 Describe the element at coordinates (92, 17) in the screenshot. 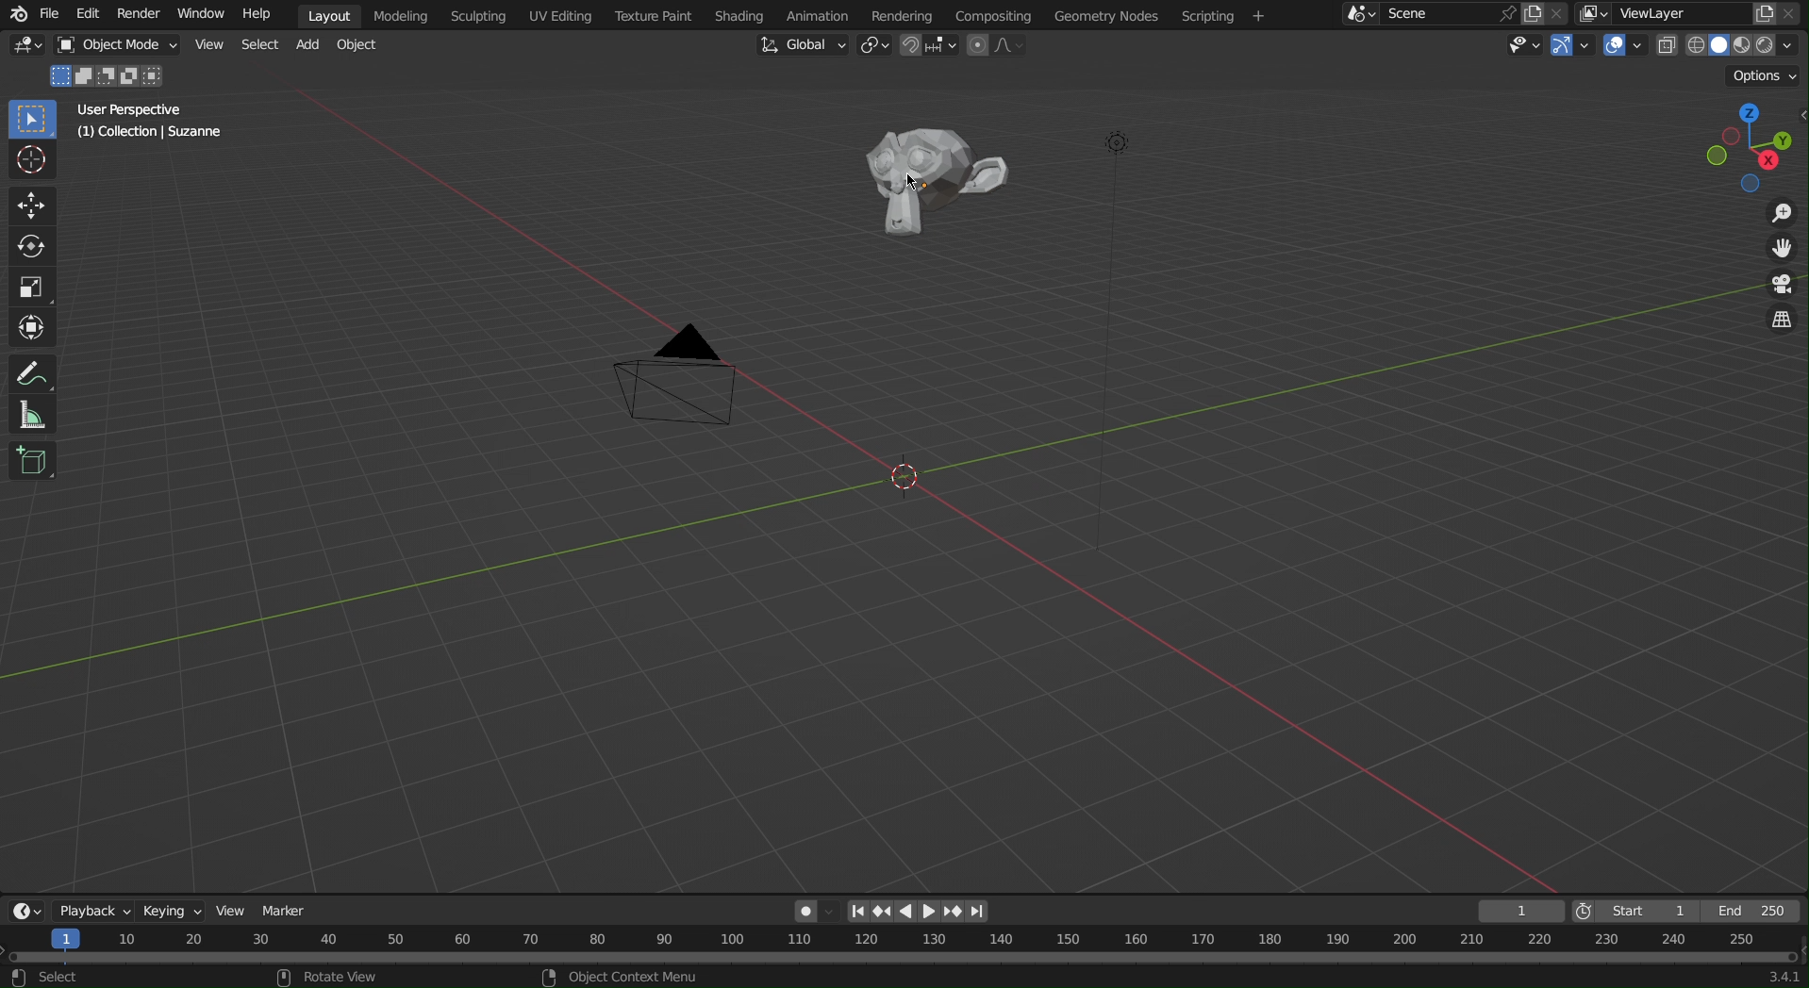

I see `Edit` at that location.